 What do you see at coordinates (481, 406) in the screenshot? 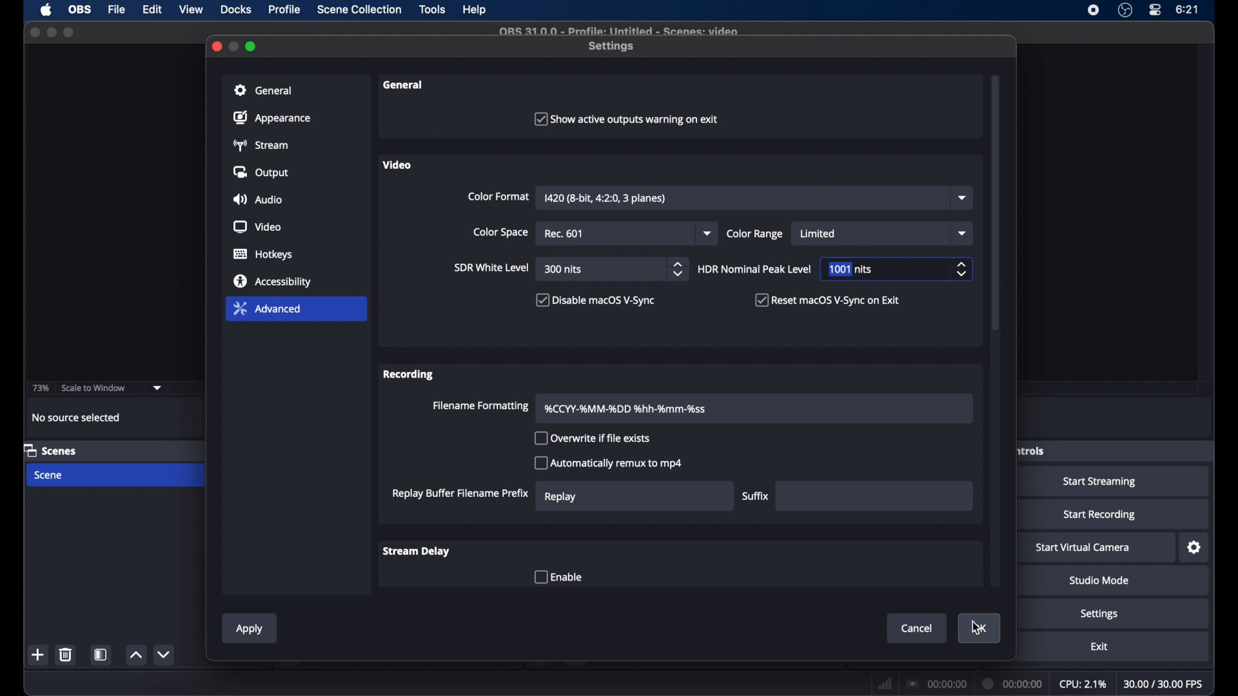
I see `filename formatting` at bounding box center [481, 406].